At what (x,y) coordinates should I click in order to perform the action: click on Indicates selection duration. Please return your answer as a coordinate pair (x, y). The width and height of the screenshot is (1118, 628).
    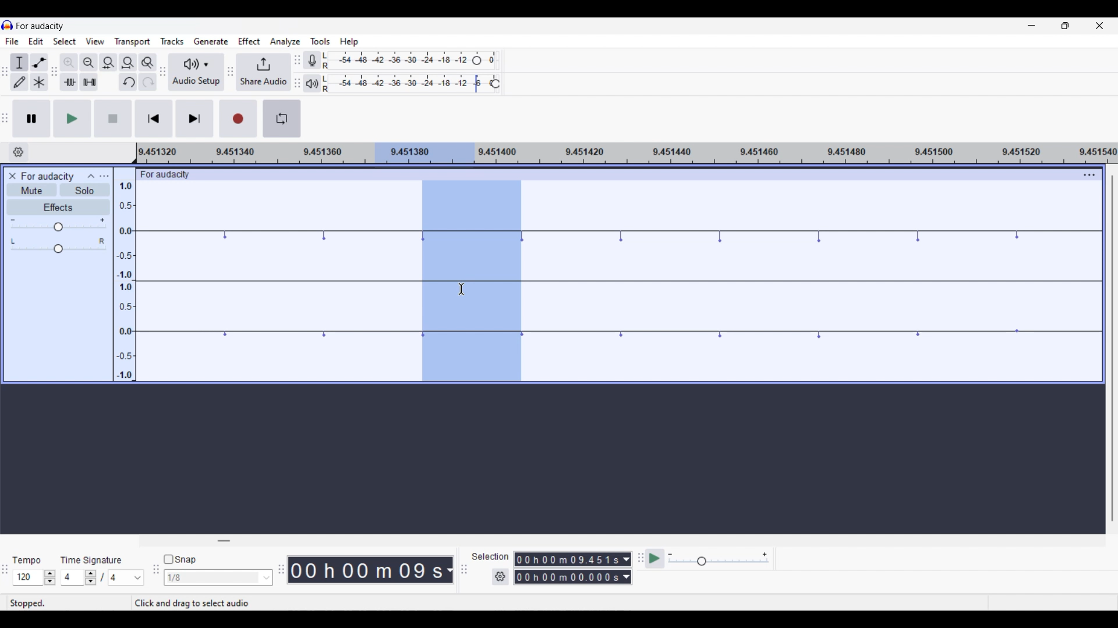
    Looking at the image, I should click on (490, 557).